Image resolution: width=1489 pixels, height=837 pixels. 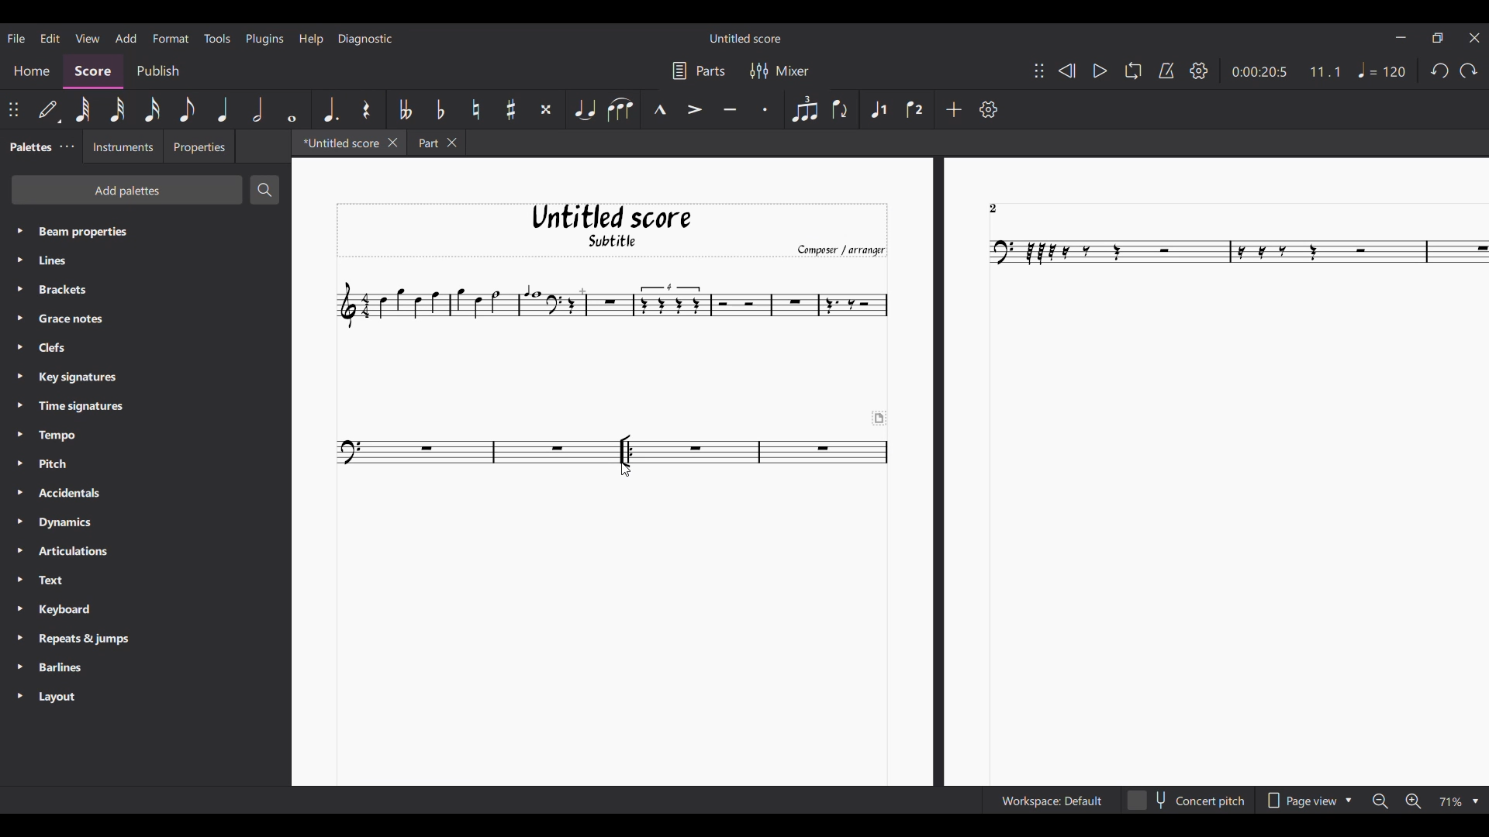 I want to click on Expand, so click(x=19, y=464).